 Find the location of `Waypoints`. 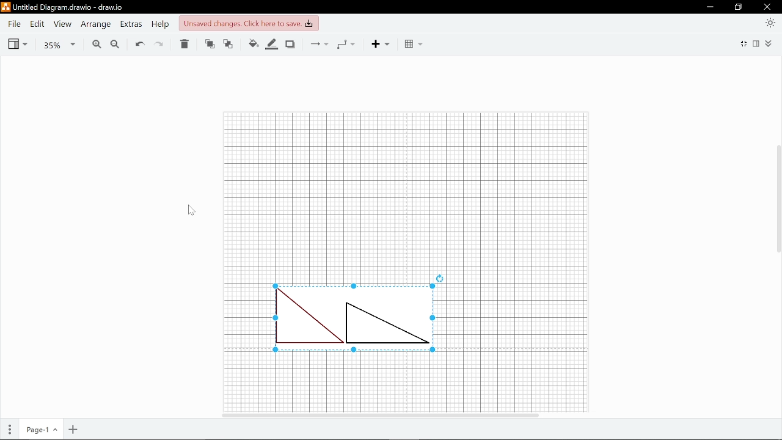

Waypoints is located at coordinates (345, 44).